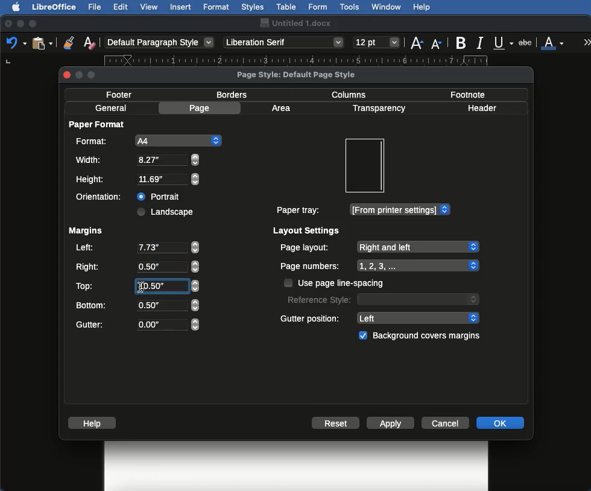 The width and height of the screenshot is (591, 491). What do you see at coordinates (141, 288) in the screenshot?
I see `` at bounding box center [141, 288].